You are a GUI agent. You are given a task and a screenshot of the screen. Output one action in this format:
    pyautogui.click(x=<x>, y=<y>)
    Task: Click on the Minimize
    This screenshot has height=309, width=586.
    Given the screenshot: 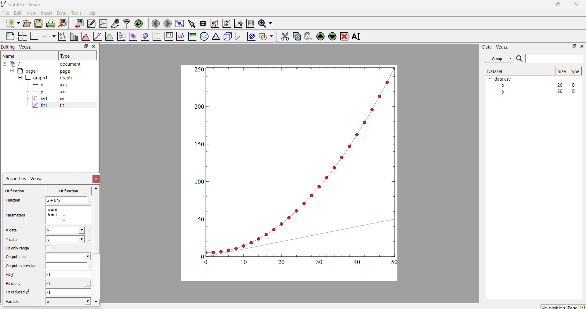 What is the action you would take?
    pyautogui.click(x=541, y=6)
    